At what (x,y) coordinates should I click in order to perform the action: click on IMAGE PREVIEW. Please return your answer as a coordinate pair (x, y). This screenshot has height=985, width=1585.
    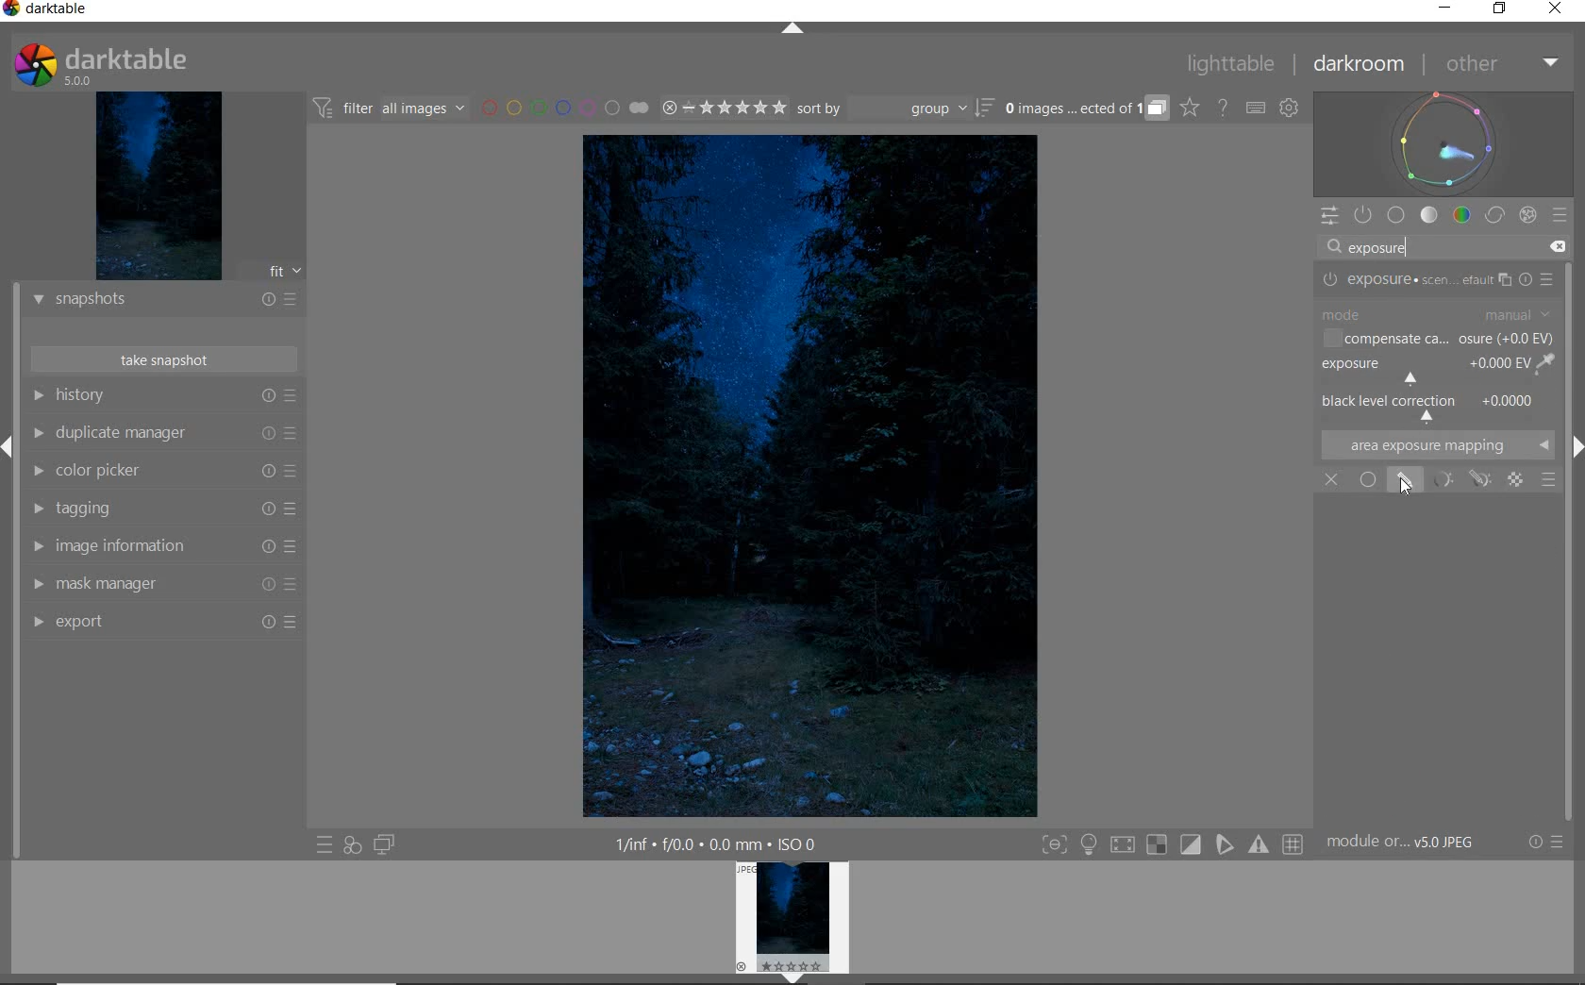
    Looking at the image, I should click on (792, 922).